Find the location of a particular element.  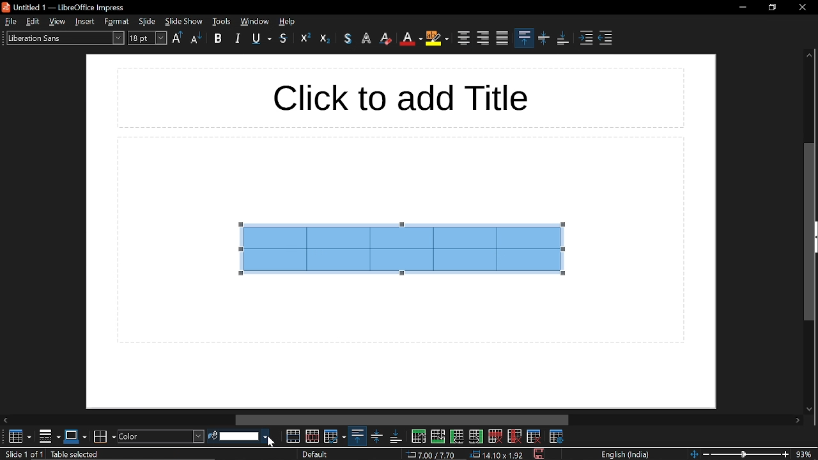

language is located at coordinates (622, 454).